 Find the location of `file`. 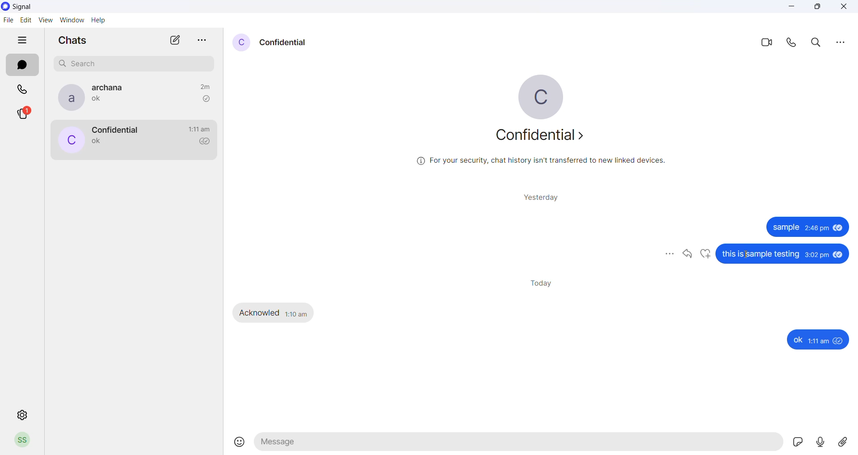

file is located at coordinates (8, 21).